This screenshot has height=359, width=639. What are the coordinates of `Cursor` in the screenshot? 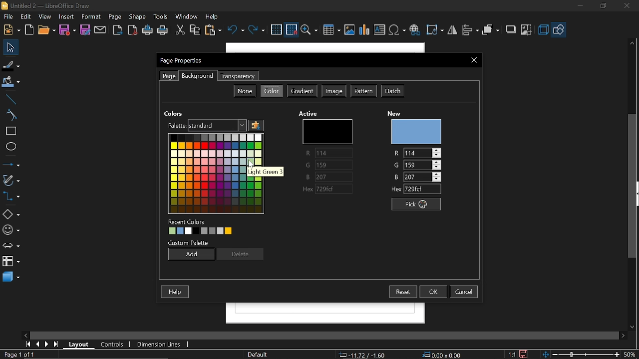 It's located at (250, 166).